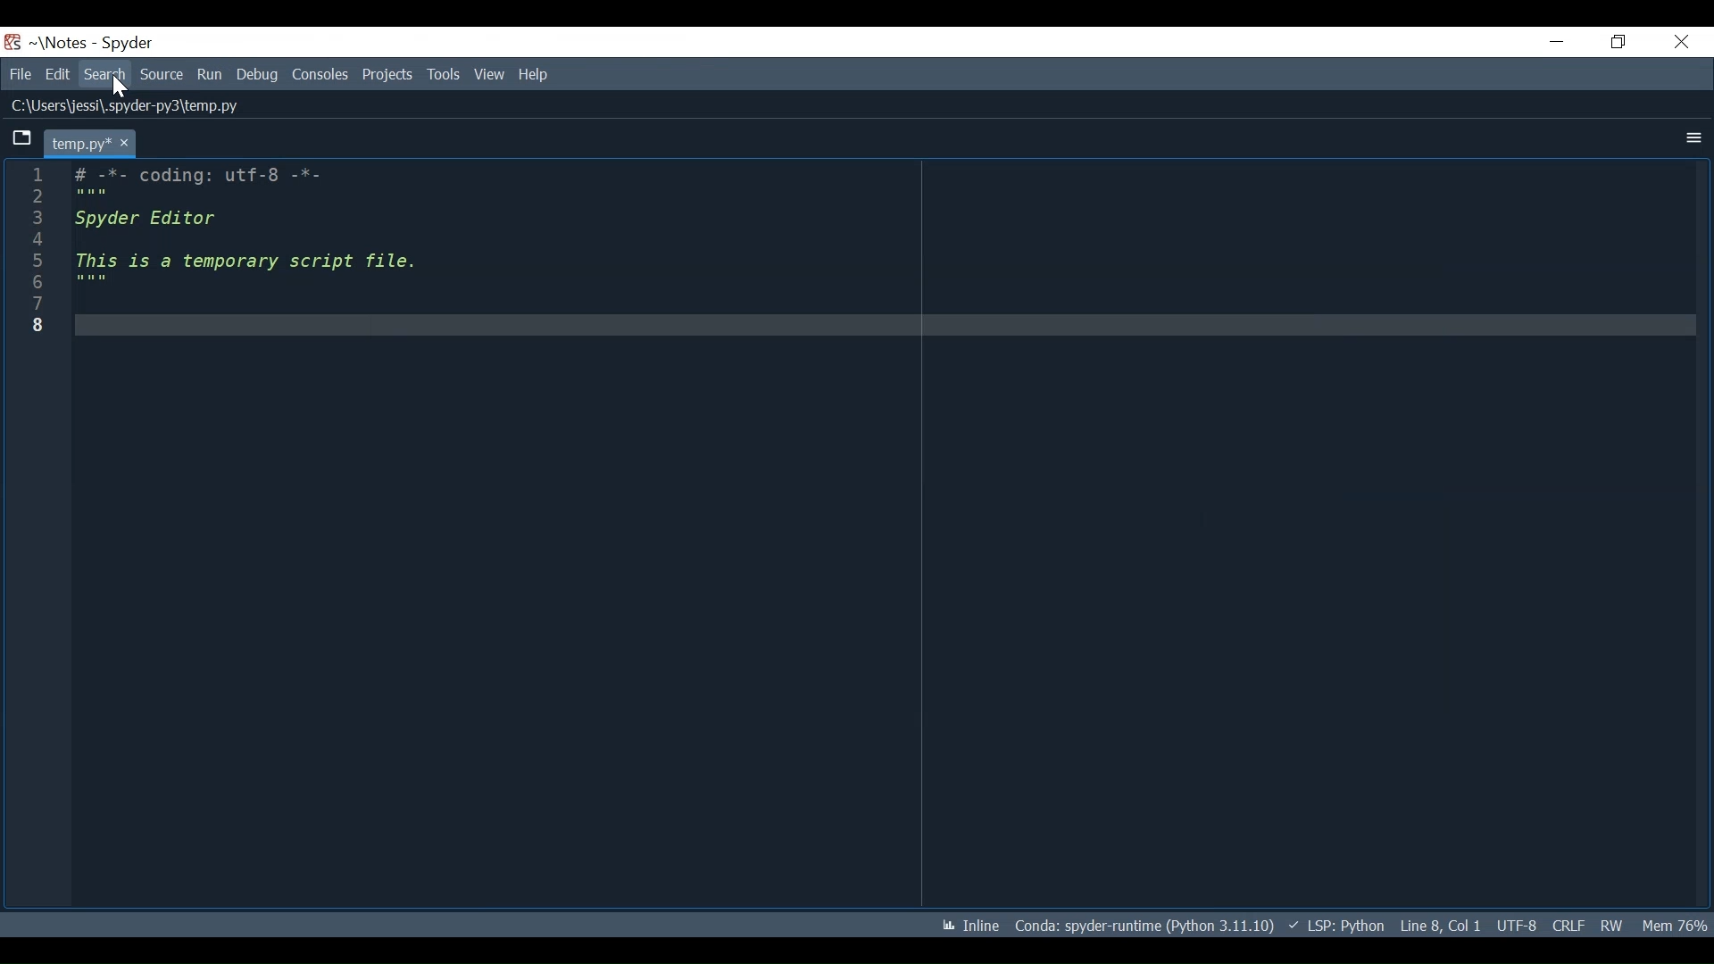  Describe the element at coordinates (84, 141) in the screenshot. I see `Current tab` at that location.